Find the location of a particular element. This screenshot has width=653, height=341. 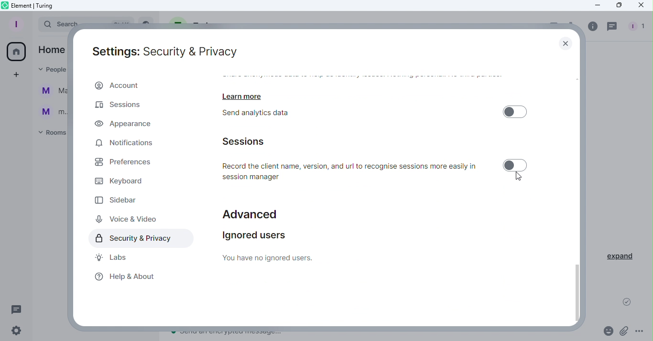

Advanced is located at coordinates (250, 211).